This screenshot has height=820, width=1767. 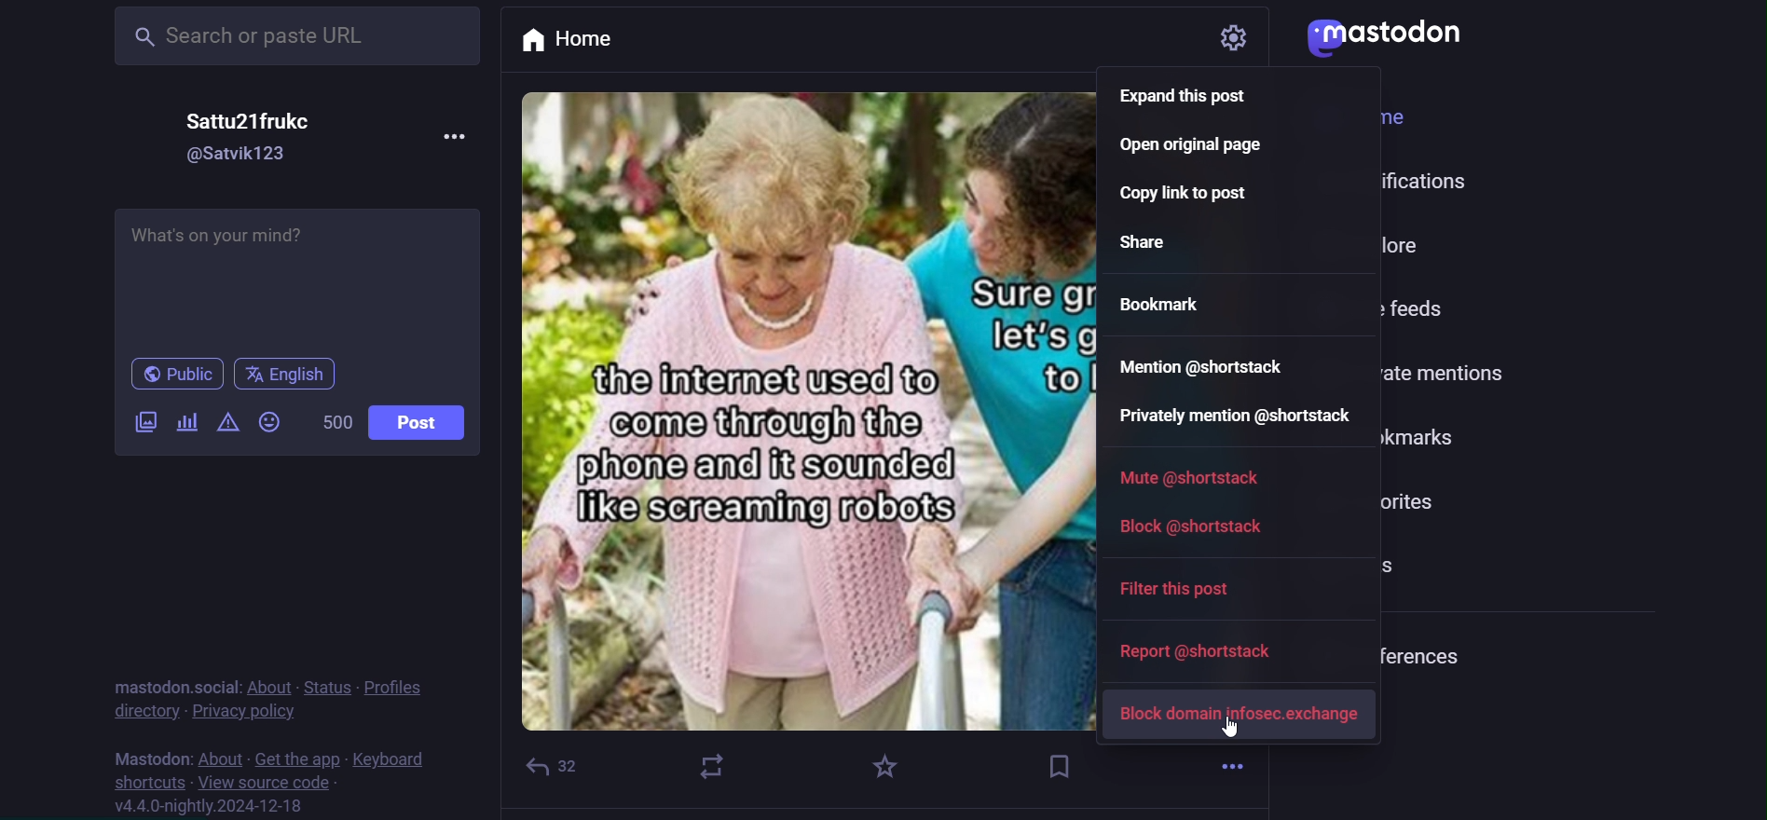 What do you see at coordinates (172, 685) in the screenshot?
I see `mastodon social` at bounding box center [172, 685].